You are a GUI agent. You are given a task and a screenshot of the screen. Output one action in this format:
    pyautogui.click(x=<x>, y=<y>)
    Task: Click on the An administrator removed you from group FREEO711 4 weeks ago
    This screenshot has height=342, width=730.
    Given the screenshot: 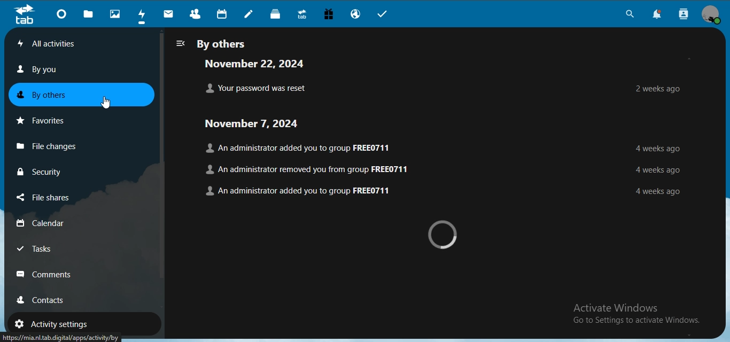 What is the action you would take?
    pyautogui.click(x=443, y=168)
    